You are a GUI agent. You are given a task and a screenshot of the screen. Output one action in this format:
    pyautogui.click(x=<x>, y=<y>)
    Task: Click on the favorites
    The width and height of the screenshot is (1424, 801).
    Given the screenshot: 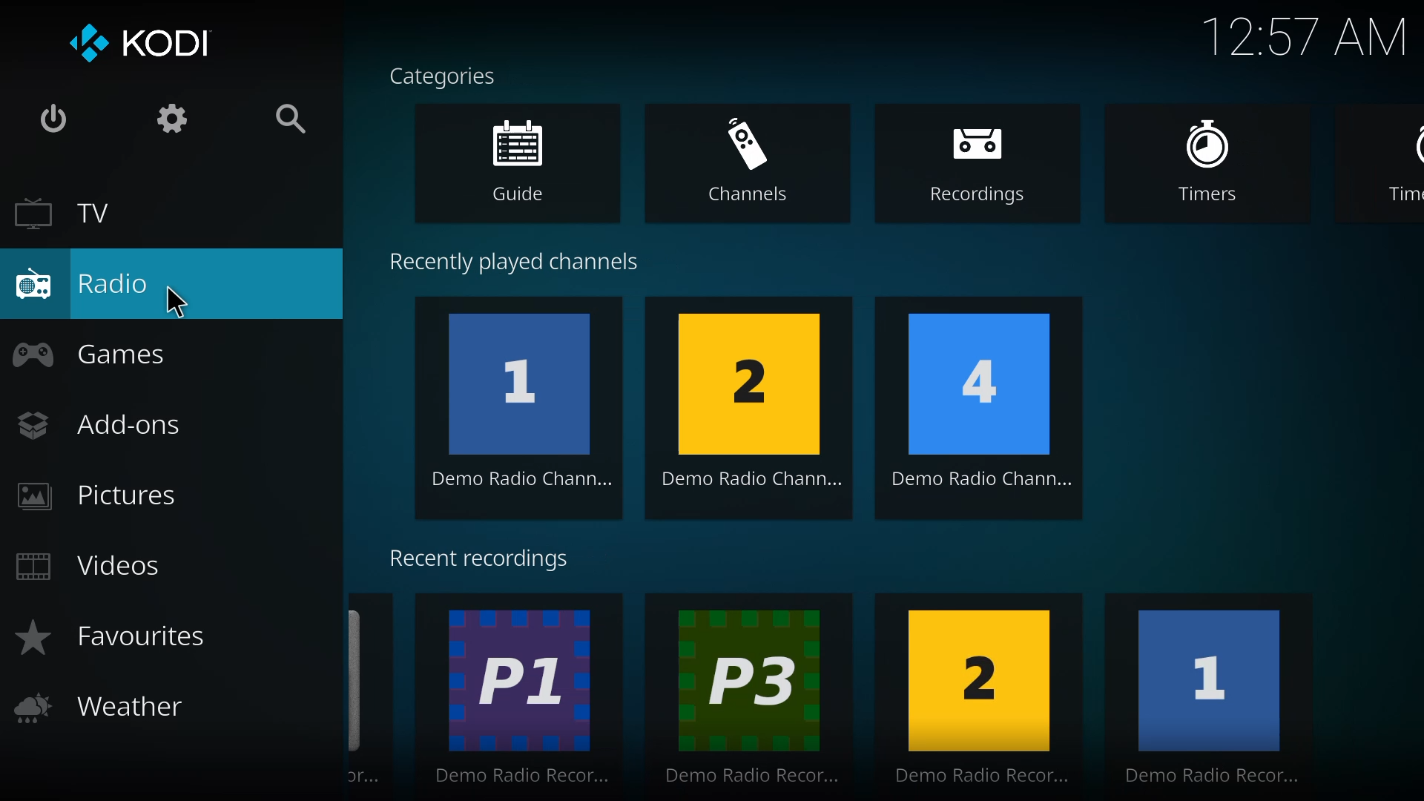 What is the action you would take?
    pyautogui.click(x=110, y=637)
    